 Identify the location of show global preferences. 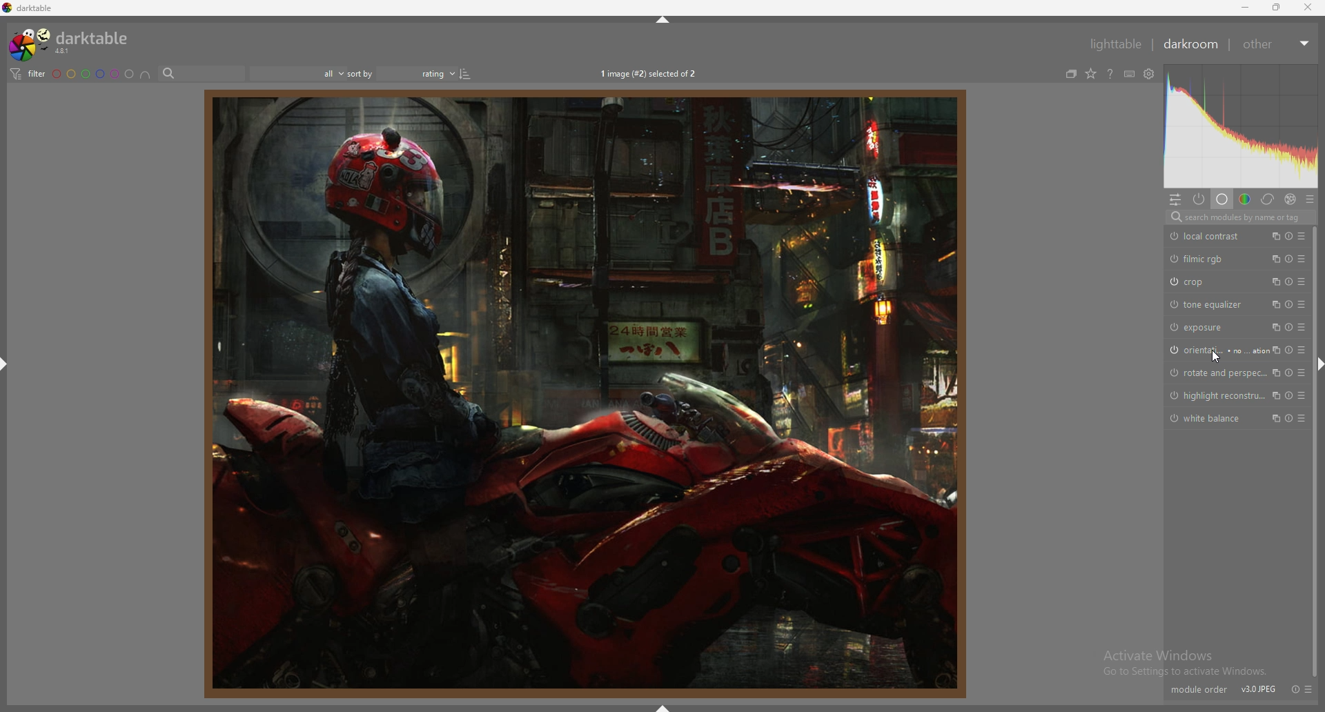
(1149, 74).